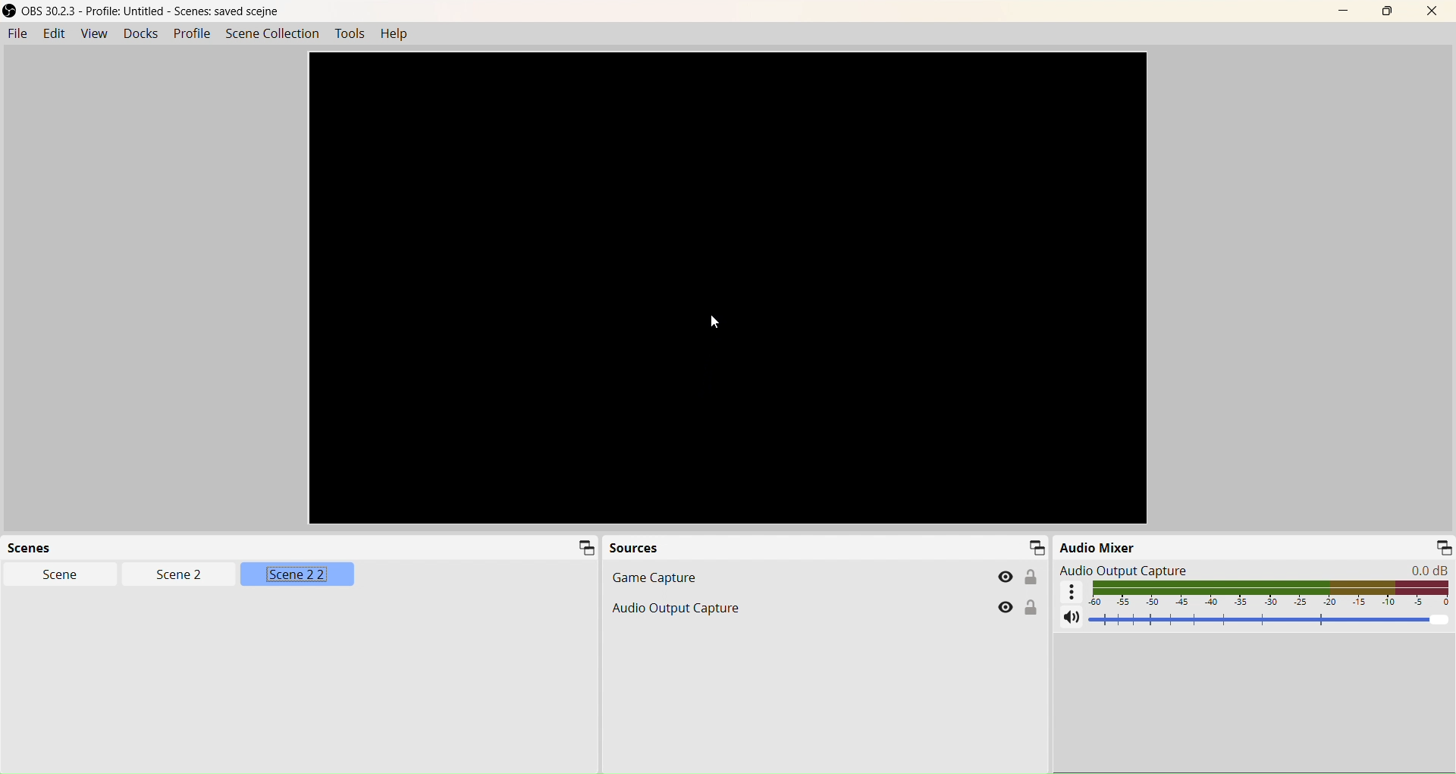 This screenshot has height=774, width=1456. I want to click on Volume Adjuster, so click(1272, 618).